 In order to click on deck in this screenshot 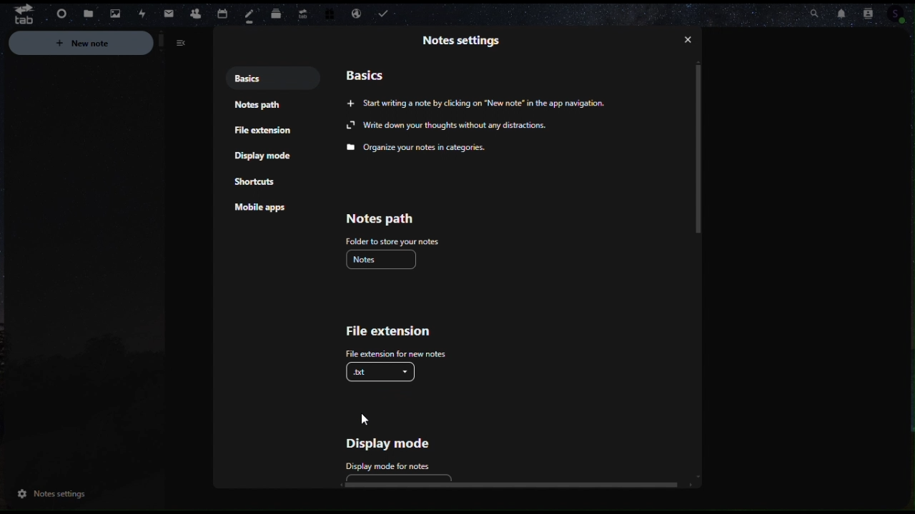, I will do `click(277, 11)`.